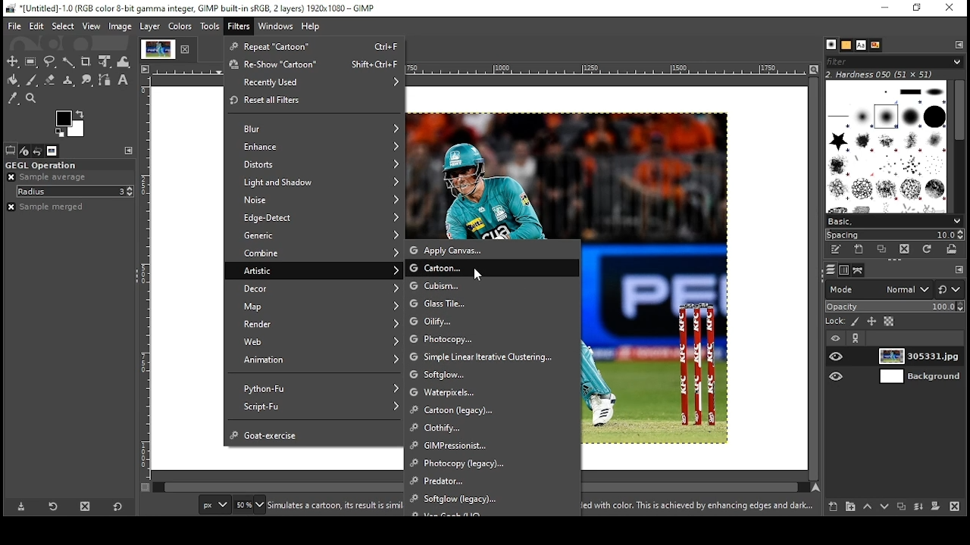 This screenshot has height=545, width=970. What do you see at coordinates (847, 45) in the screenshot?
I see `patterns` at bounding box center [847, 45].